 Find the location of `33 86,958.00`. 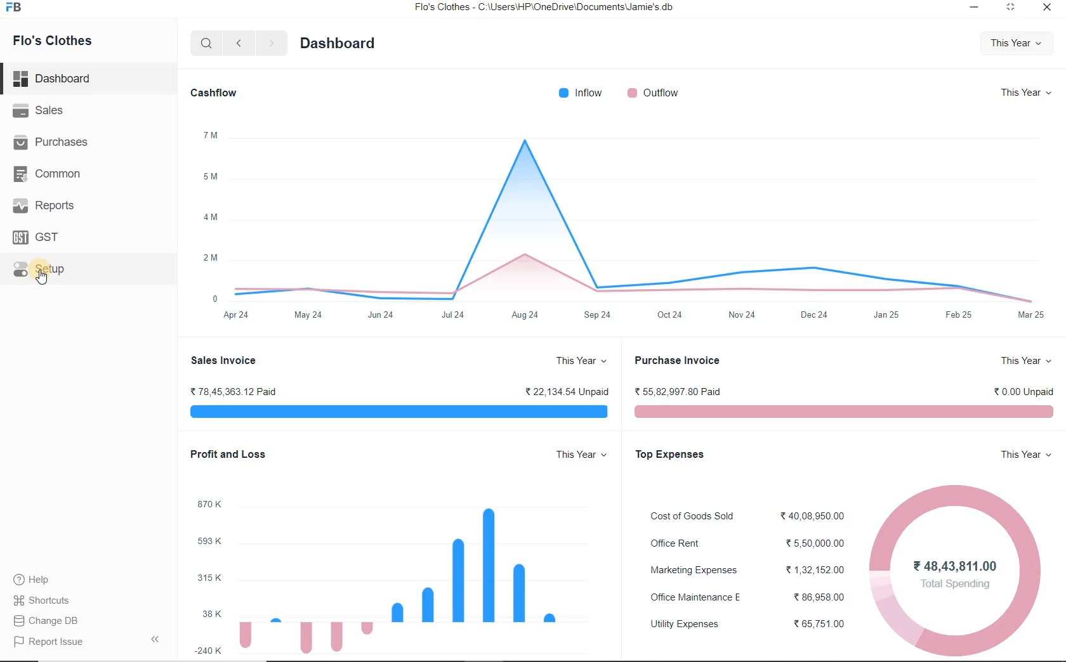

33 86,958.00 is located at coordinates (819, 598).